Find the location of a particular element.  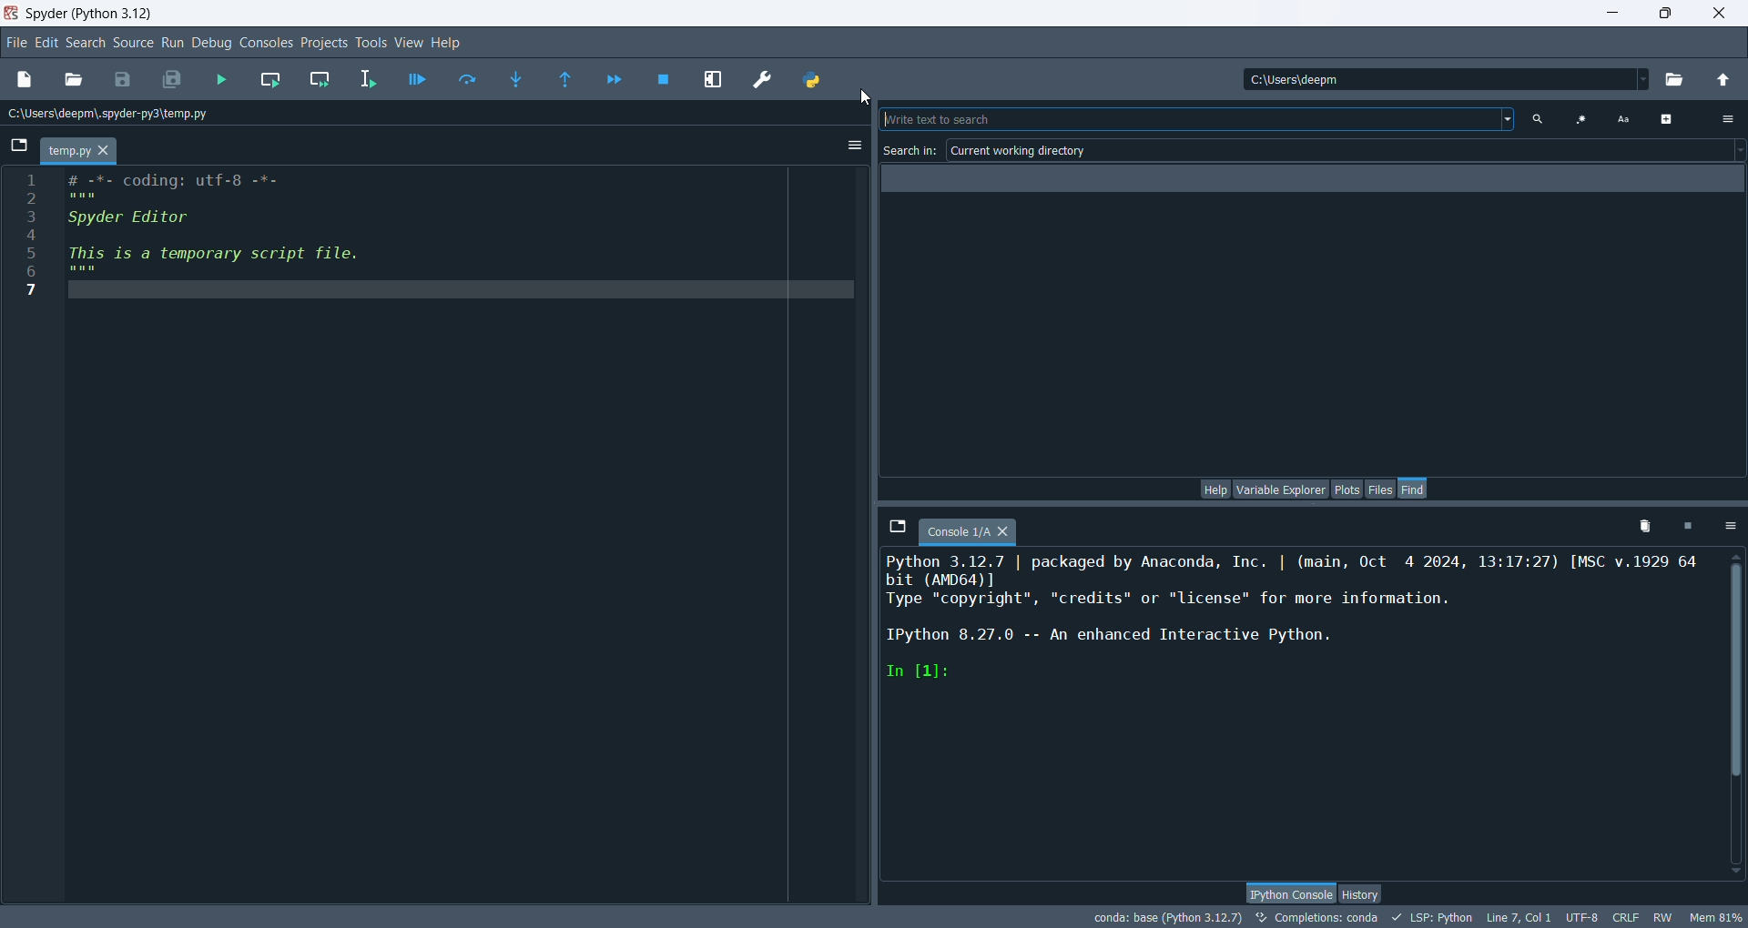

debug is located at coordinates (213, 44).